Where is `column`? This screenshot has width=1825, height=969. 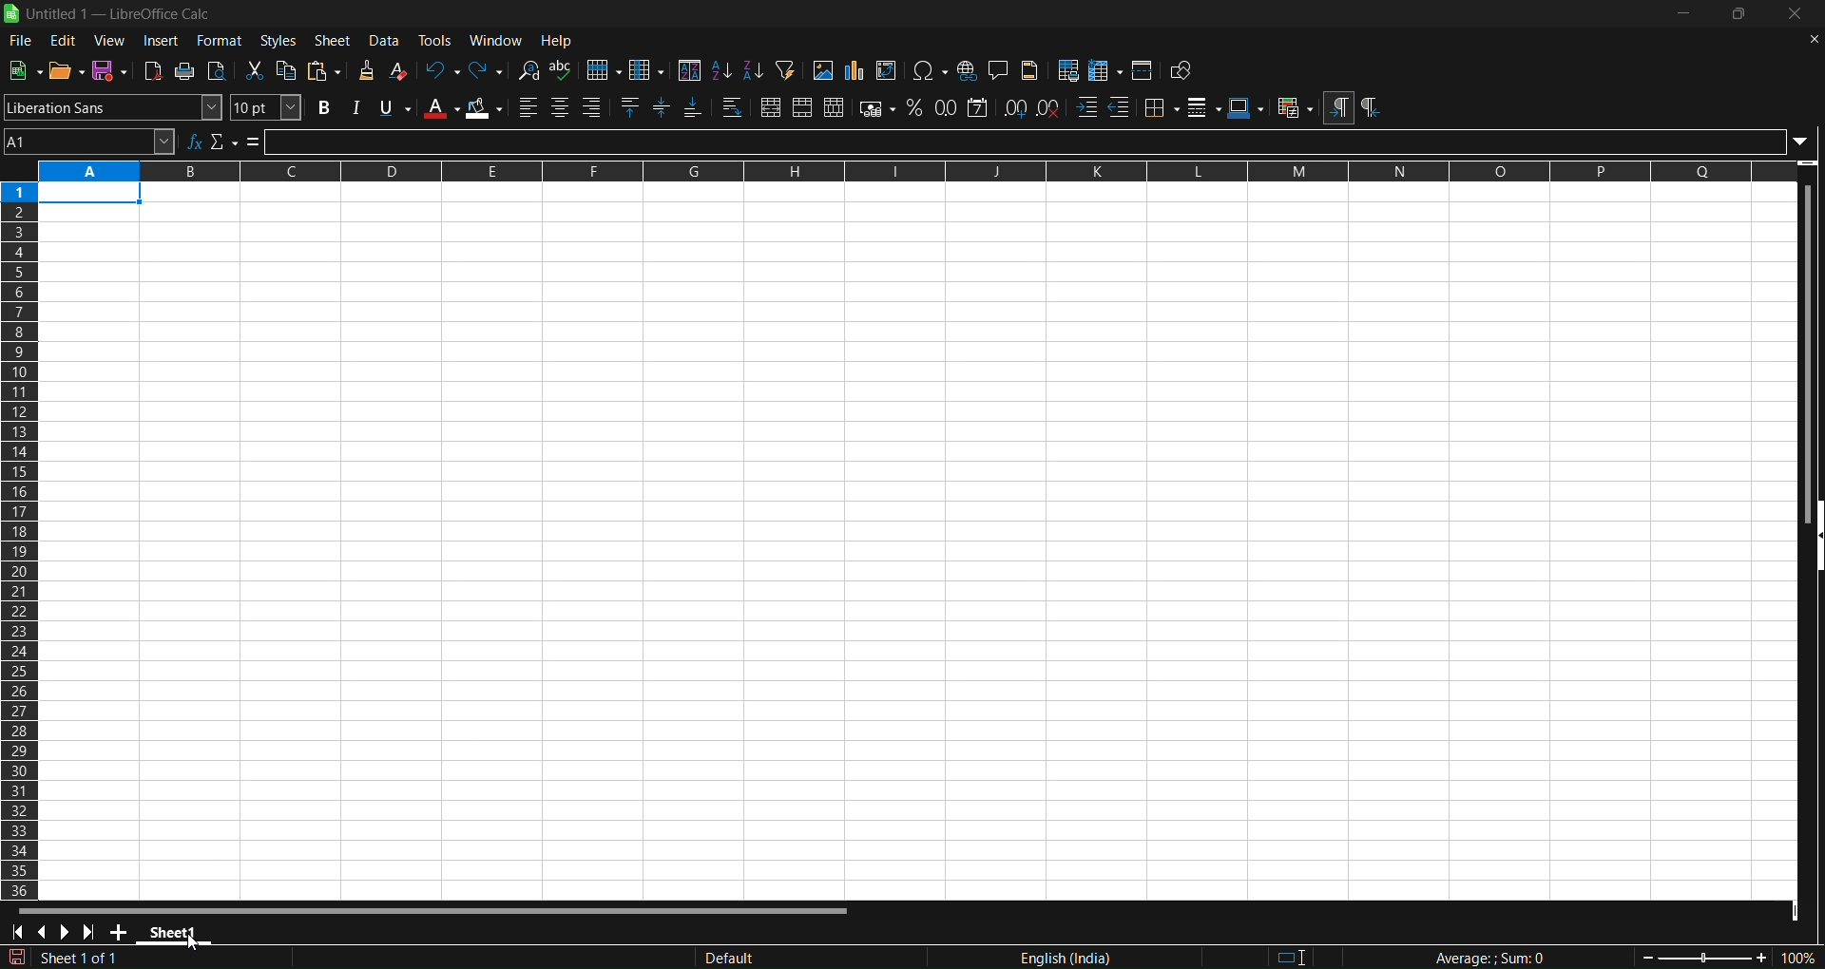
column is located at coordinates (648, 69).